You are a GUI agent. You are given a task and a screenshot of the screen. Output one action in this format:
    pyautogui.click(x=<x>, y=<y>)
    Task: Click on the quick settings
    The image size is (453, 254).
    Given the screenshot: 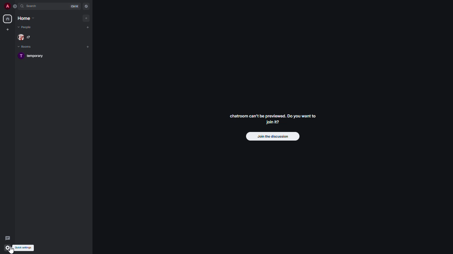 What is the action you would take?
    pyautogui.click(x=7, y=248)
    